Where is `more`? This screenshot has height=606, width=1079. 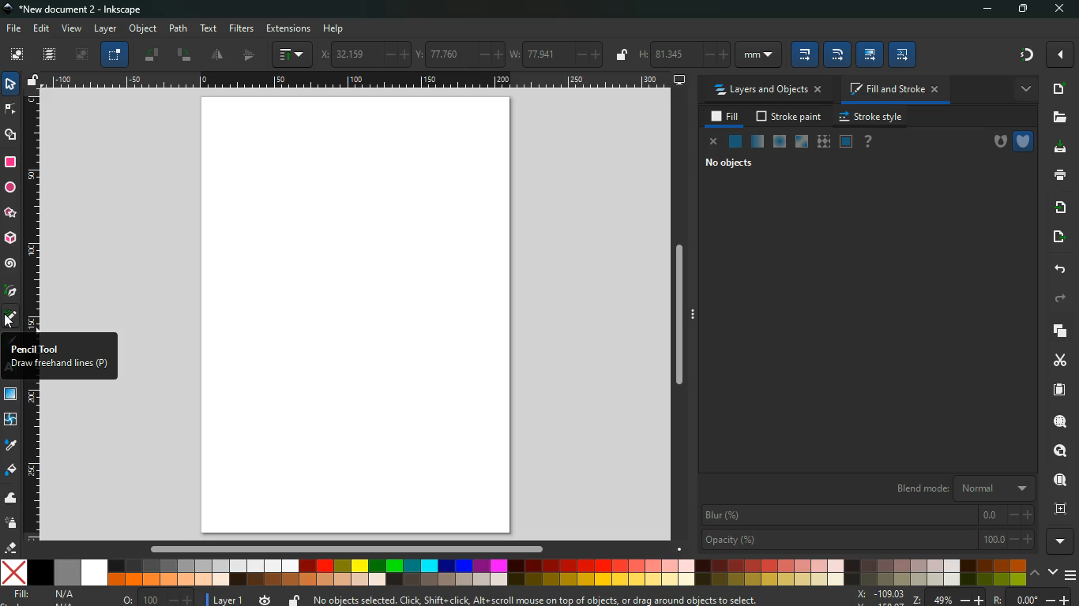
more is located at coordinates (1062, 541).